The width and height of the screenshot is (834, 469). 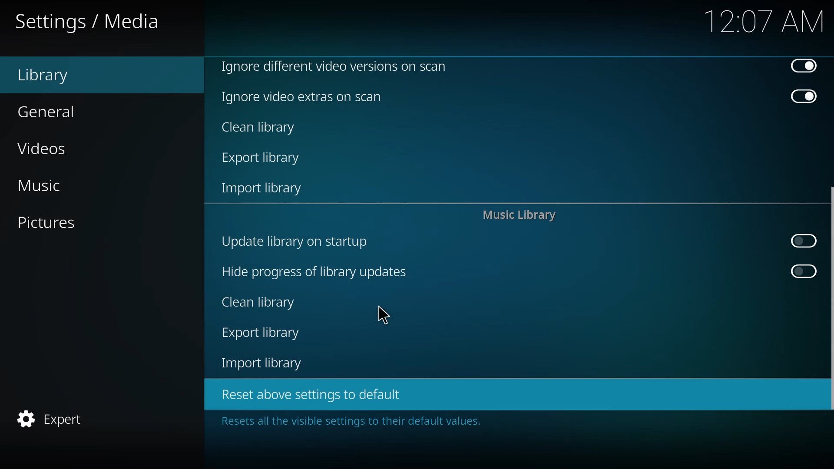 What do you see at coordinates (308, 393) in the screenshot?
I see `reset above settings` at bounding box center [308, 393].